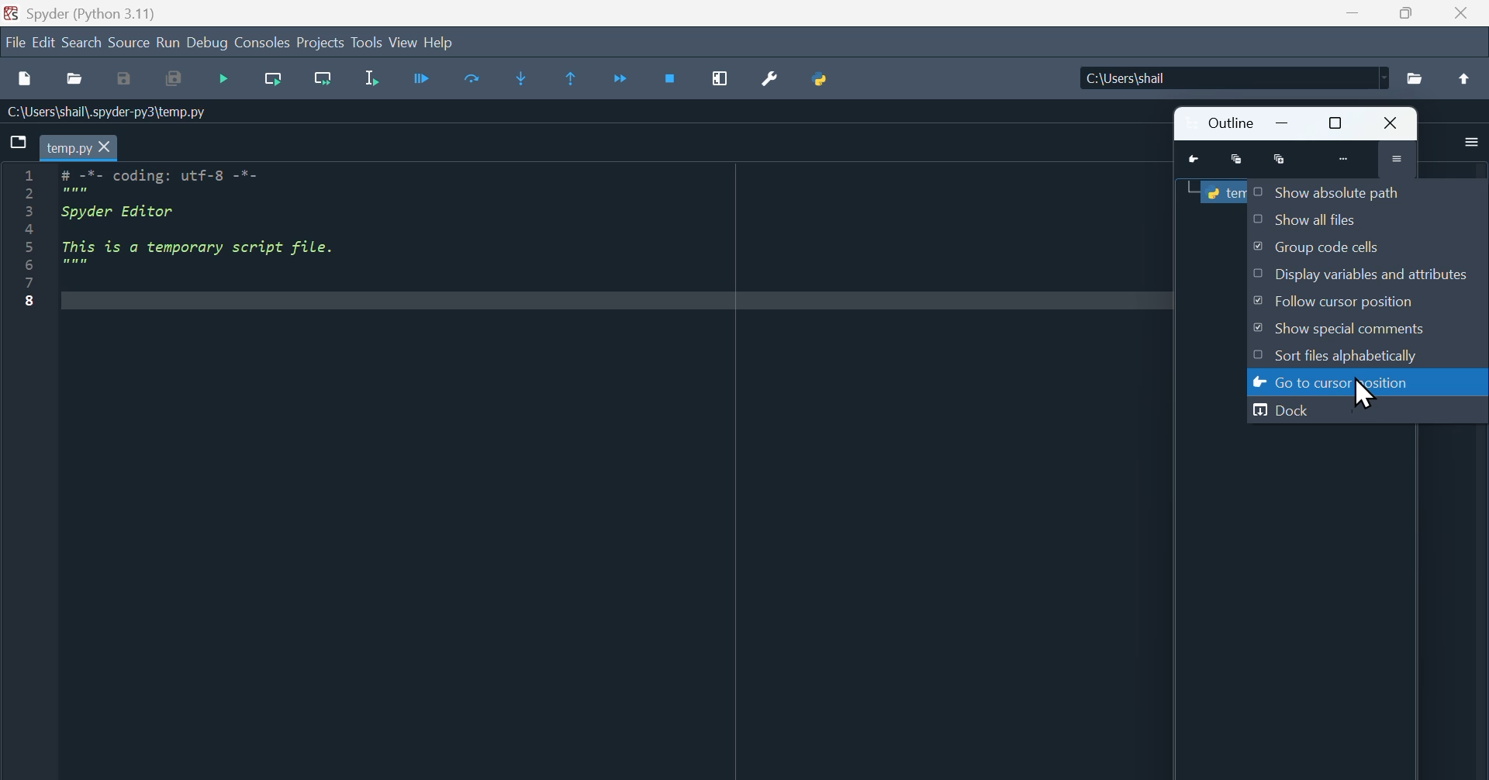  Describe the element at coordinates (1415, 79) in the screenshot. I see `File` at that location.